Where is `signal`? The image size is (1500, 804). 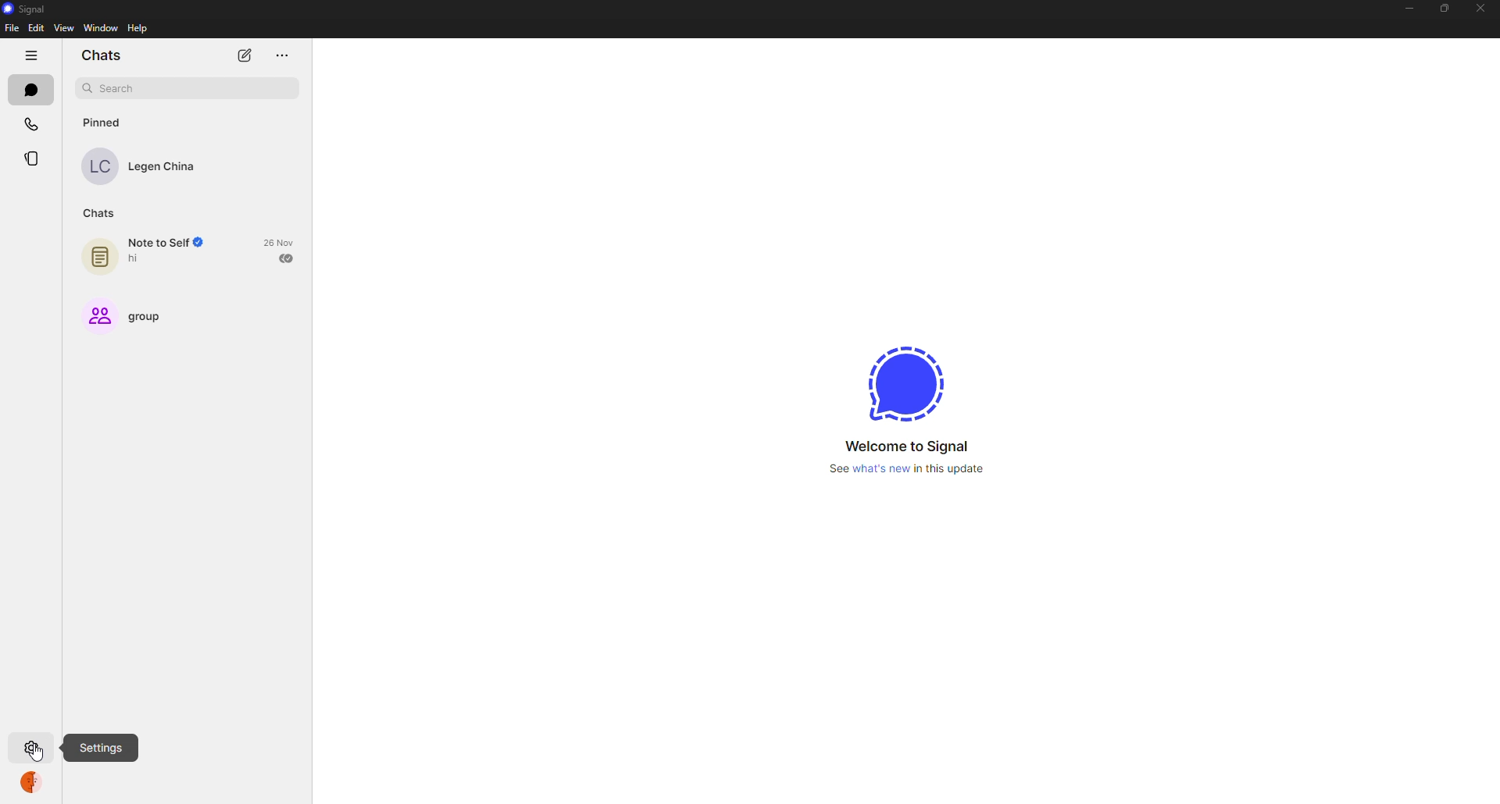
signal is located at coordinates (905, 379).